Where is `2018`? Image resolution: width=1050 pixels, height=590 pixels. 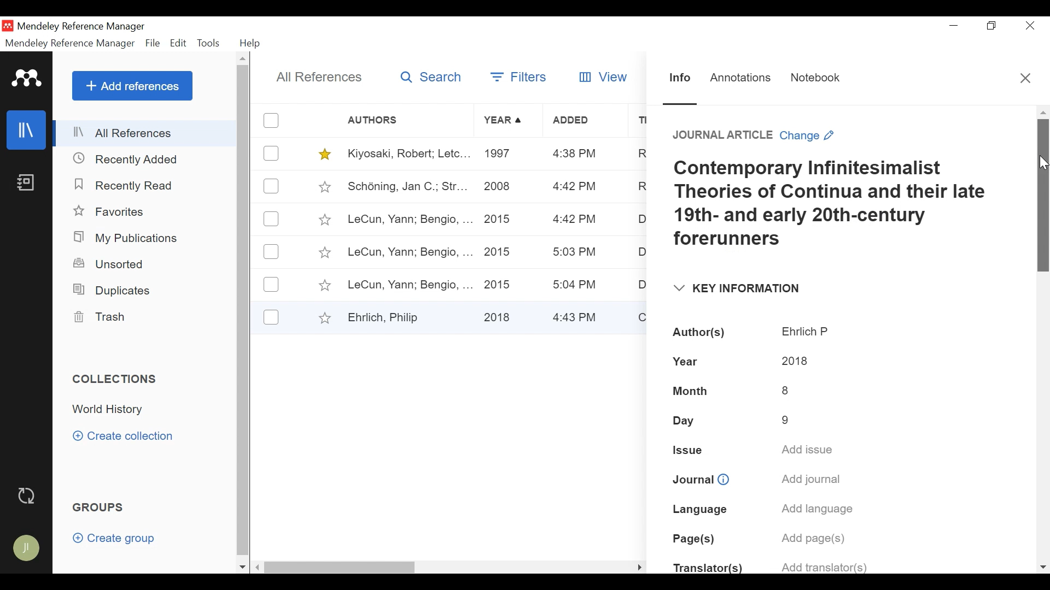 2018 is located at coordinates (794, 361).